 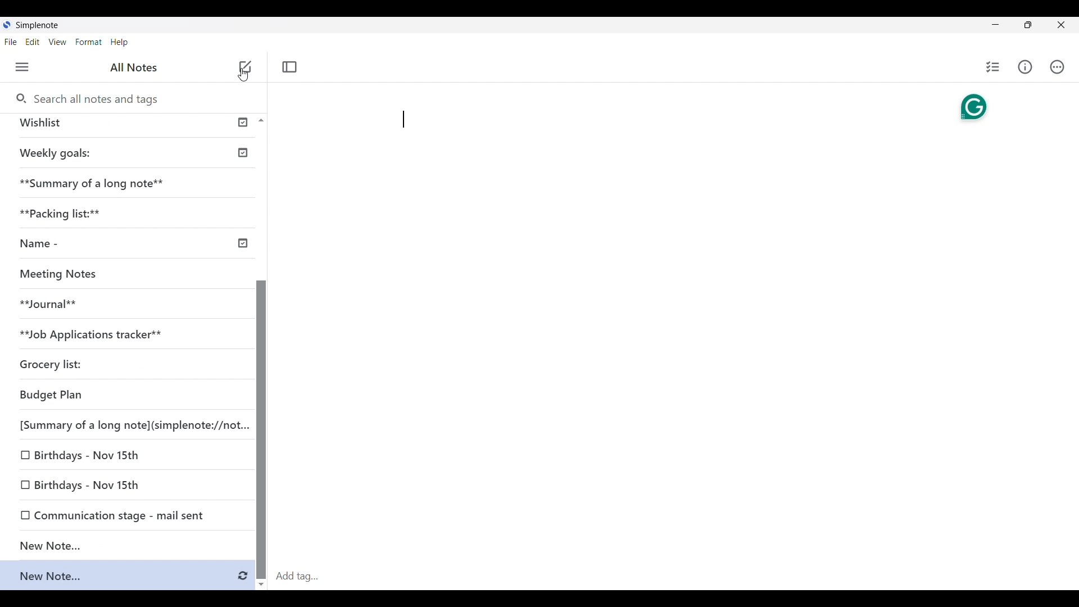 What do you see at coordinates (261, 423) in the screenshot?
I see `Vertical slide bar` at bounding box center [261, 423].